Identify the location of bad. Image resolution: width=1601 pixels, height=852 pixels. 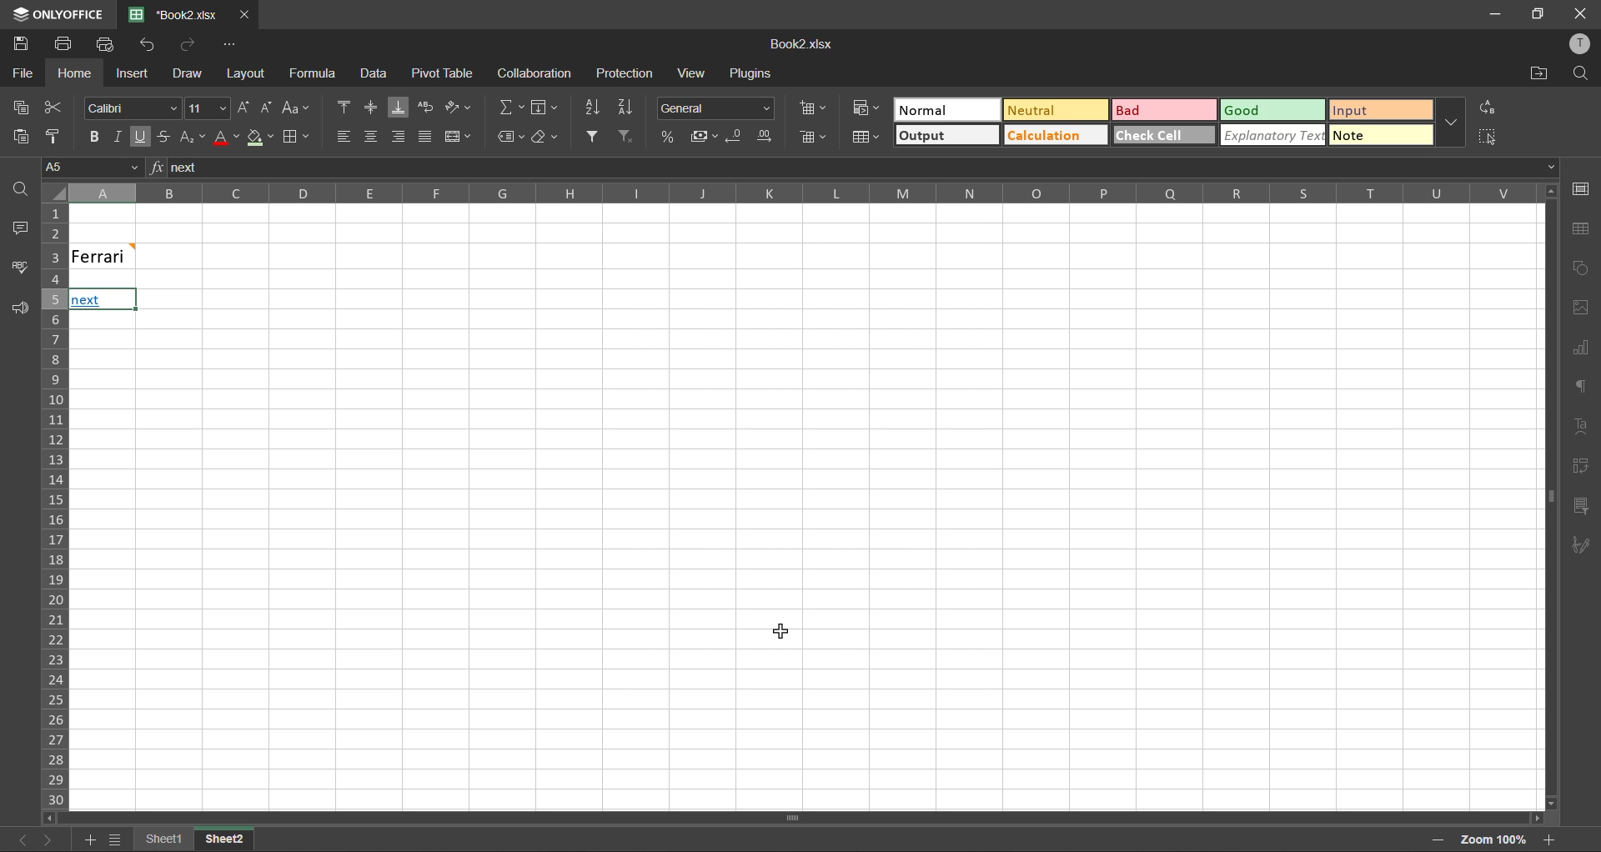
(1145, 109).